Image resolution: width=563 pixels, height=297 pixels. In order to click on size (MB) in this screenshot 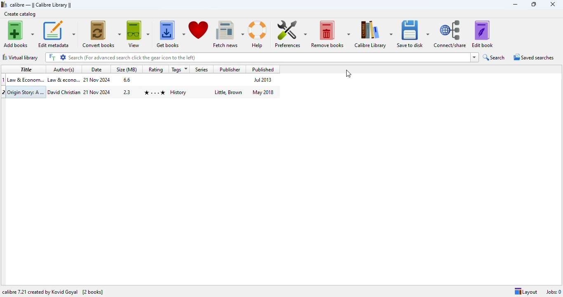, I will do `click(126, 68)`.